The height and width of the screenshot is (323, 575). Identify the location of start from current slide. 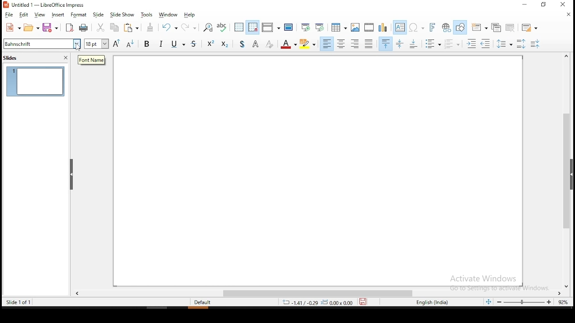
(321, 27).